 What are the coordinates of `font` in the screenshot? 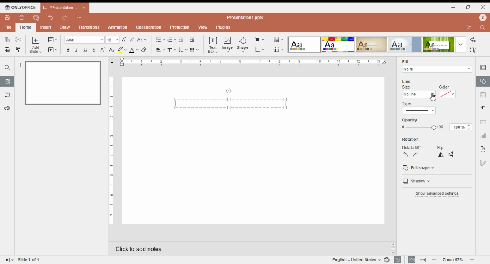 It's located at (84, 40).